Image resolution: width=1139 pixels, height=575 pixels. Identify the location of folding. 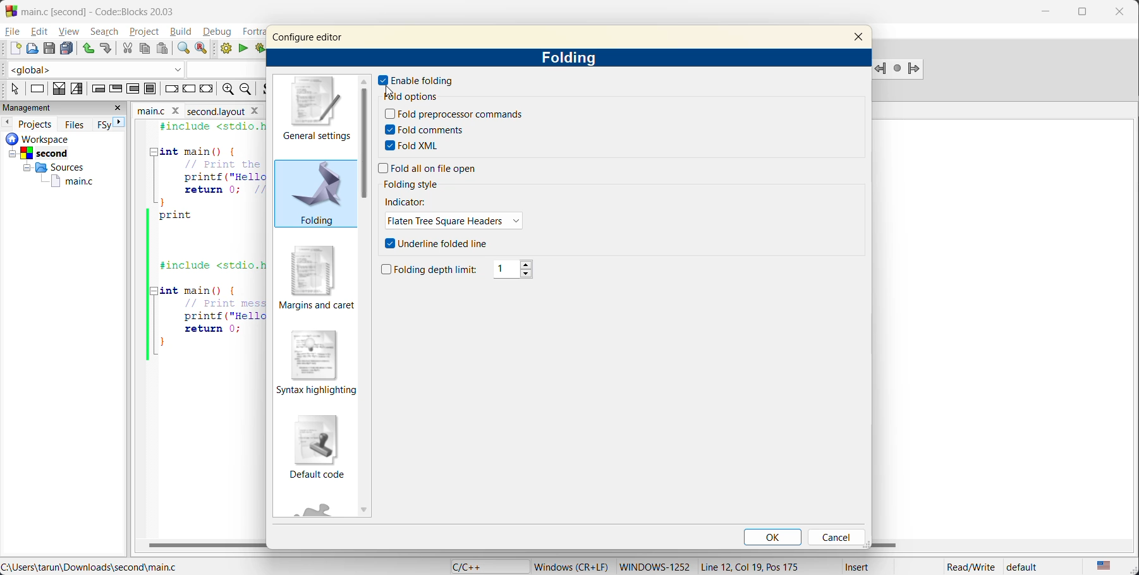
(313, 195).